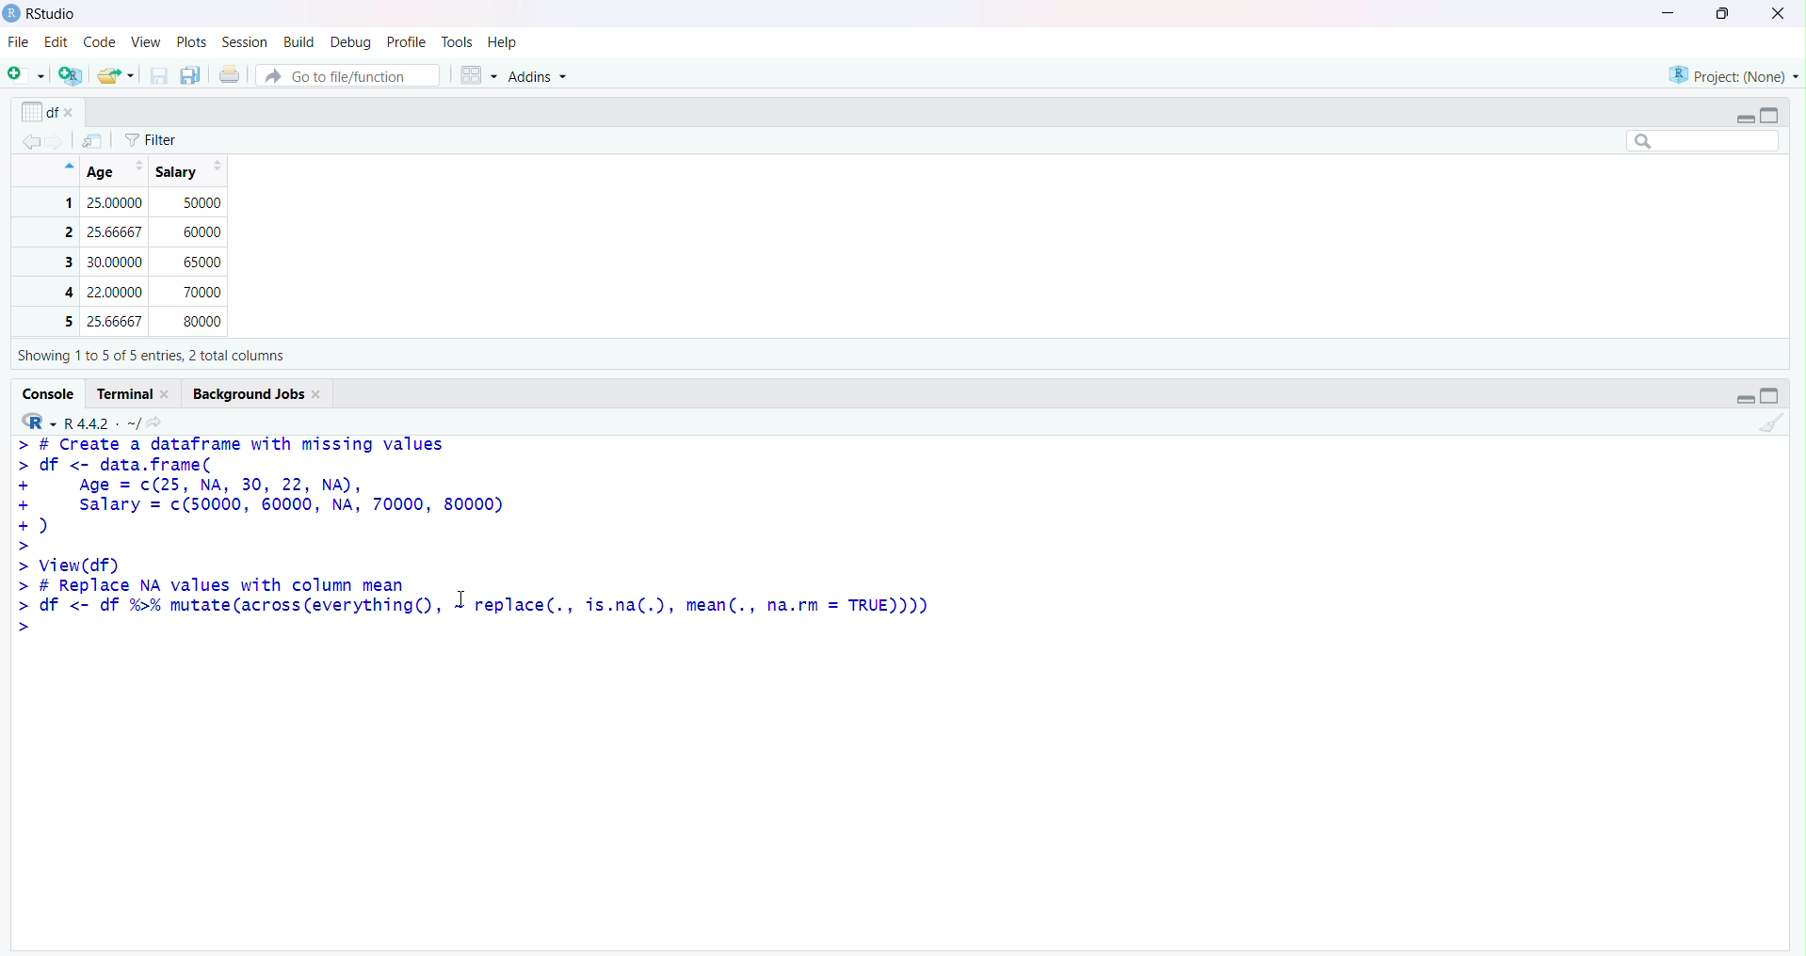 This screenshot has height=956, width=1806. I want to click on 1 25 50000
2 60000
3 30

4 22 70000
5 80000, so click(136, 263).